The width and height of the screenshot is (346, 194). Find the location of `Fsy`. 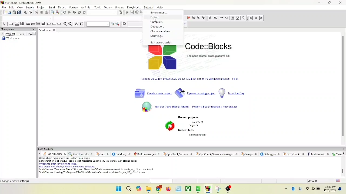

Fsy is located at coordinates (32, 34).